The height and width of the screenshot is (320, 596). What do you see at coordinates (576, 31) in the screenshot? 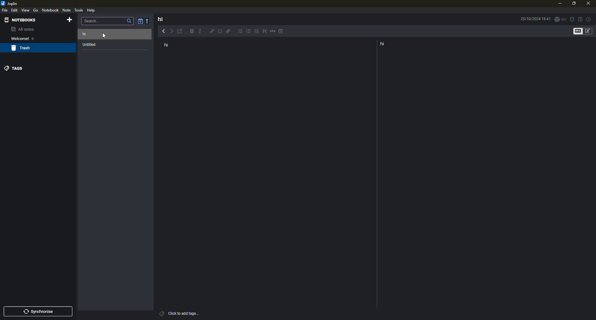
I see `toggle editors` at bounding box center [576, 31].